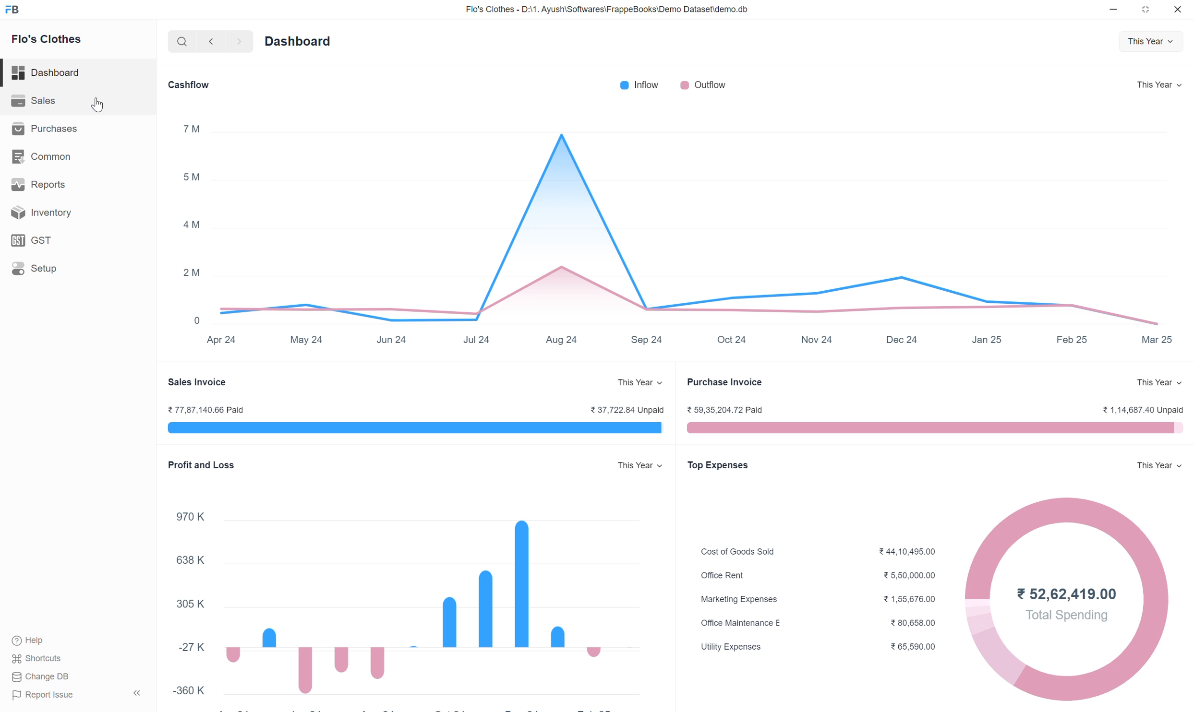 Image resolution: width=1194 pixels, height=712 pixels. I want to click on 970K, so click(192, 516).